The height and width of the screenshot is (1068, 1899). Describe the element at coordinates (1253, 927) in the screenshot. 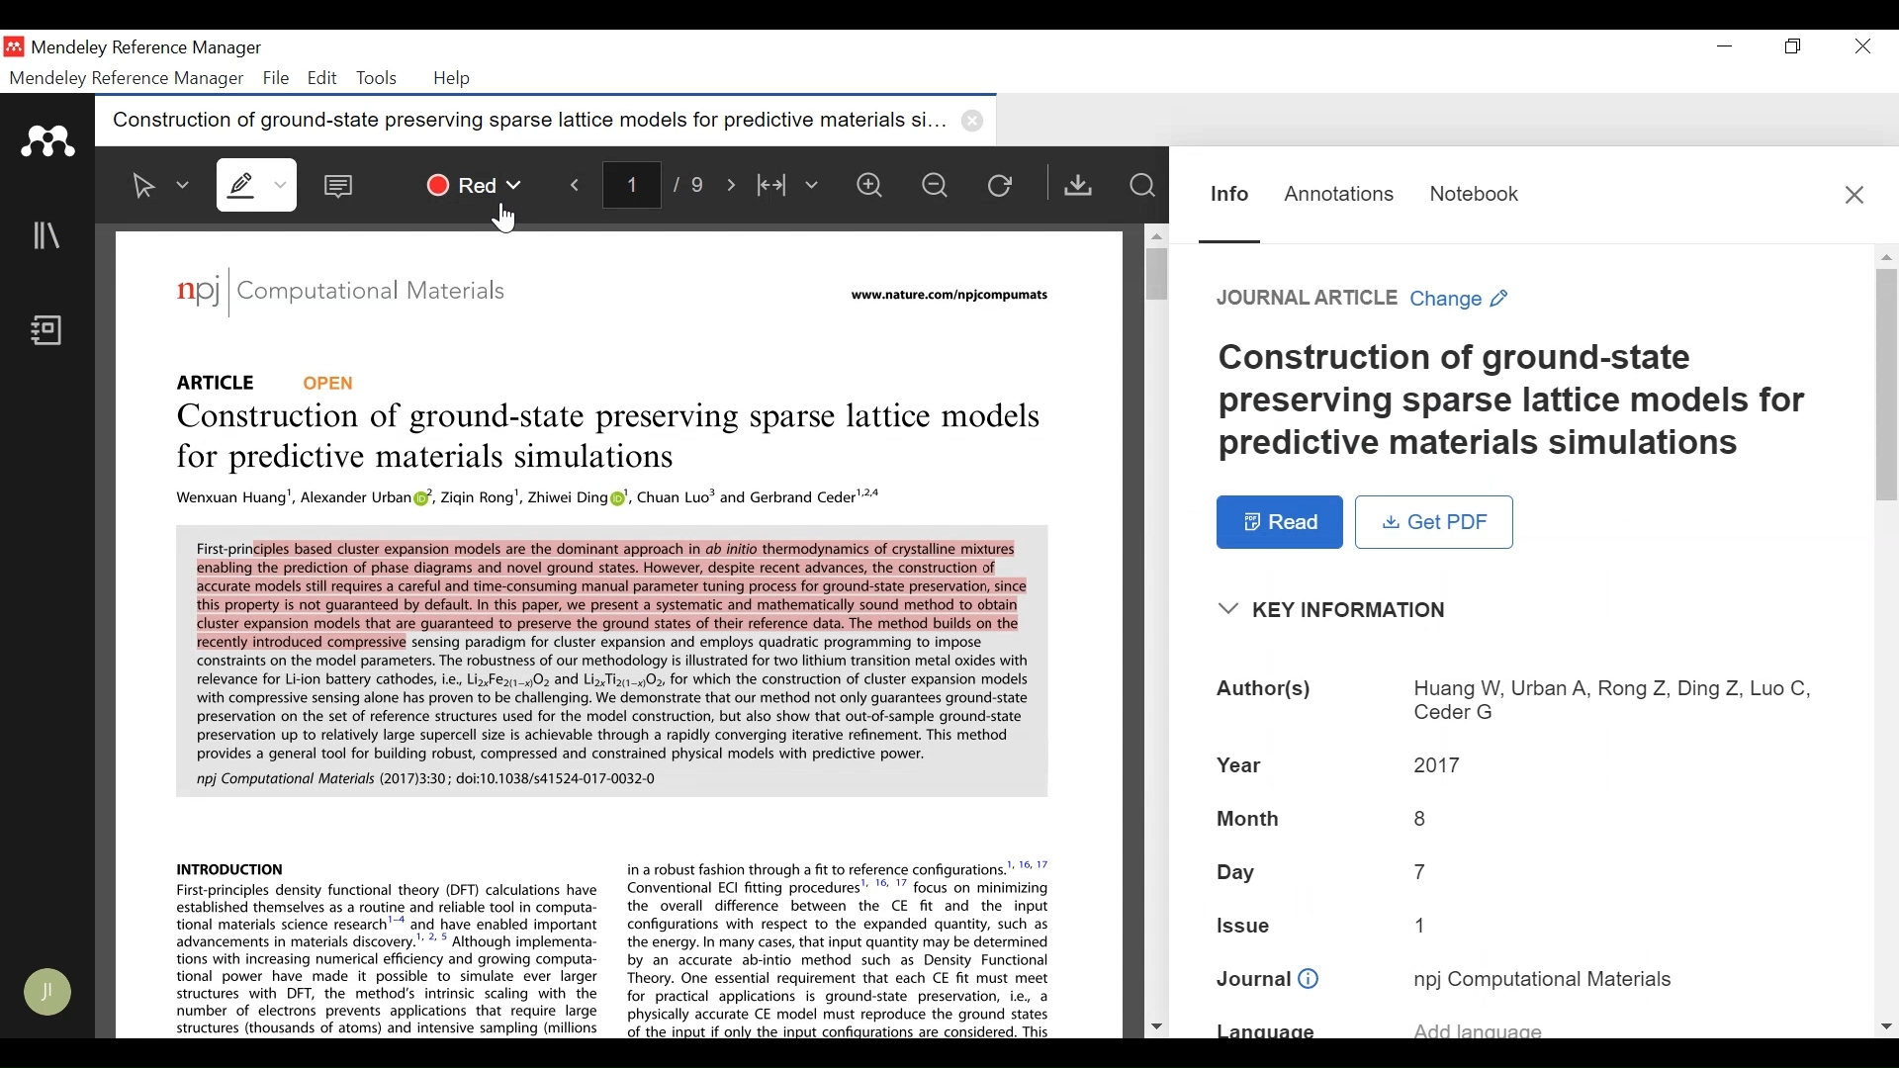

I see `Issue` at that location.